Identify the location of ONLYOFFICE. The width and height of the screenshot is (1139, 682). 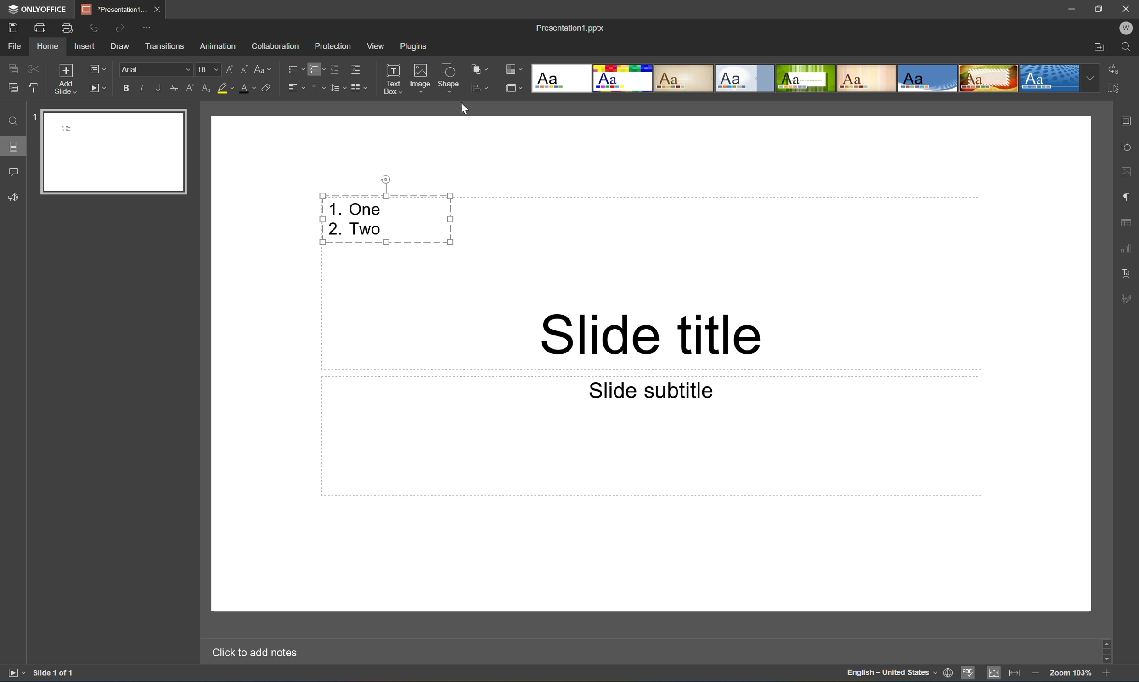
(40, 10).